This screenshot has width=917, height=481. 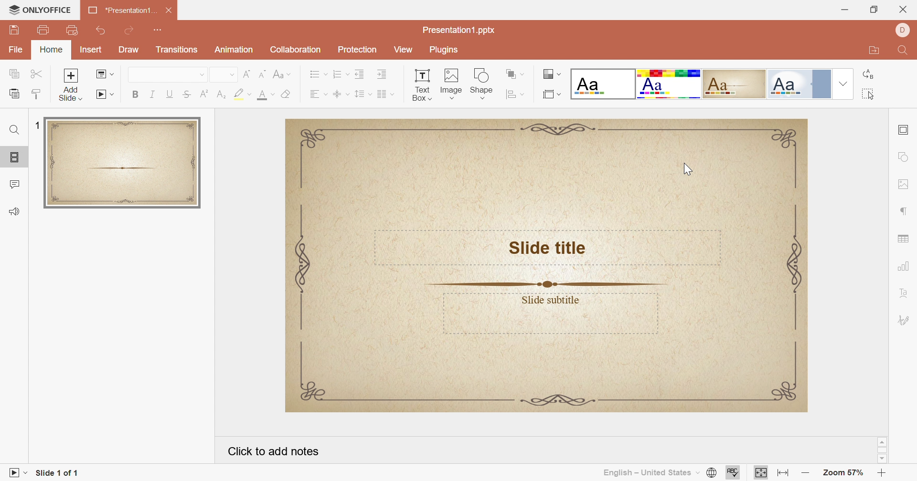 I want to click on Classic, so click(x=735, y=84).